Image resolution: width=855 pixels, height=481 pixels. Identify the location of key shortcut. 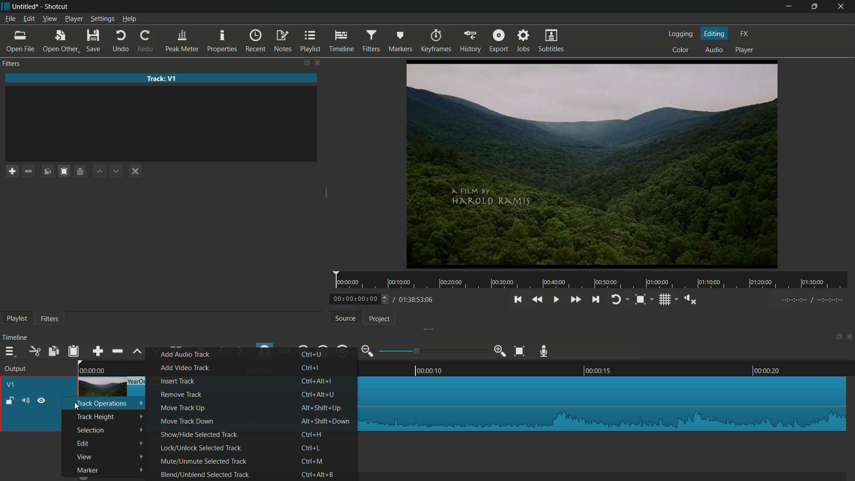
(319, 474).